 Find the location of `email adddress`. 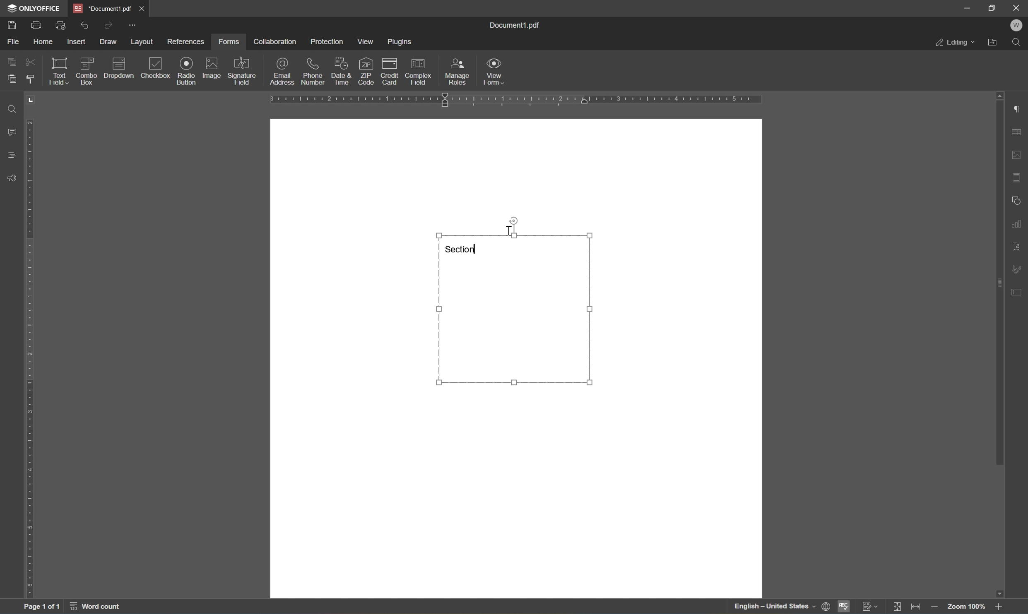

email adddress is located at coordinates (282, 71).